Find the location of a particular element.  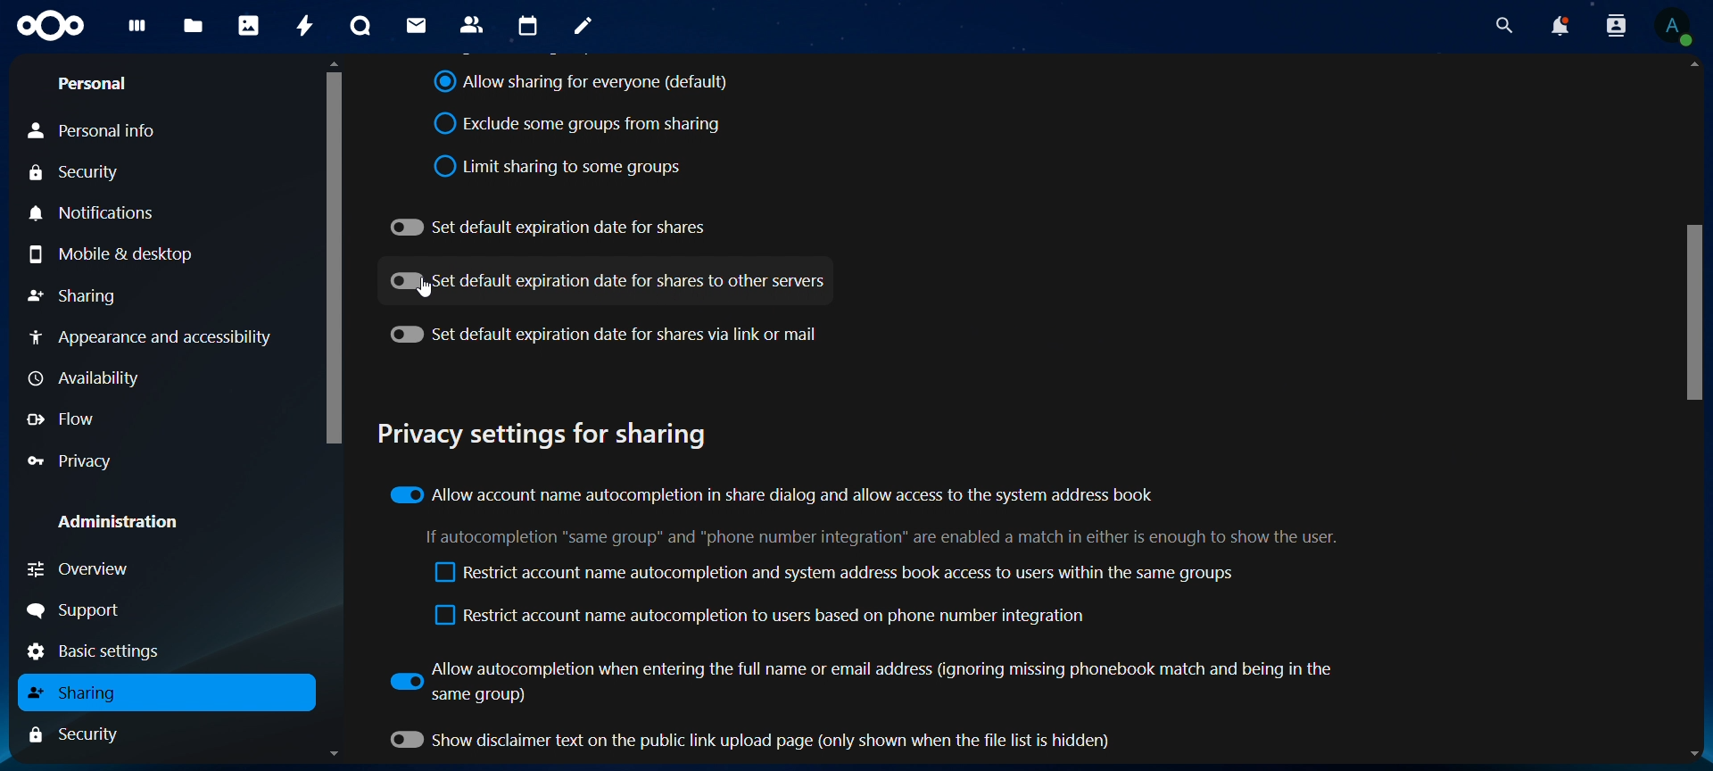

mobile & desktop is located at coordinates (127, 255).